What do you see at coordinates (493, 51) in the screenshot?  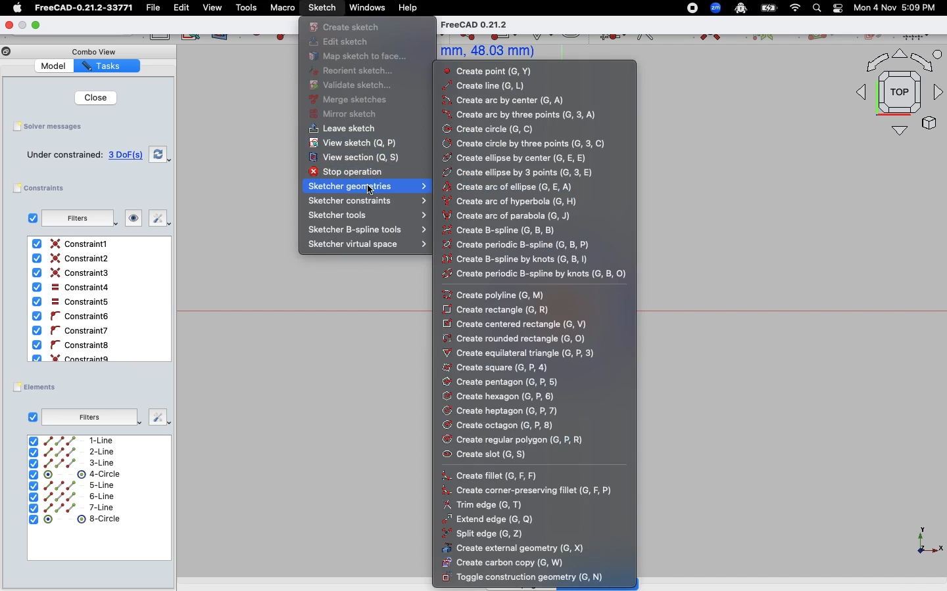 I see `mm, 48.03mm` at bounding box center [493, 51].